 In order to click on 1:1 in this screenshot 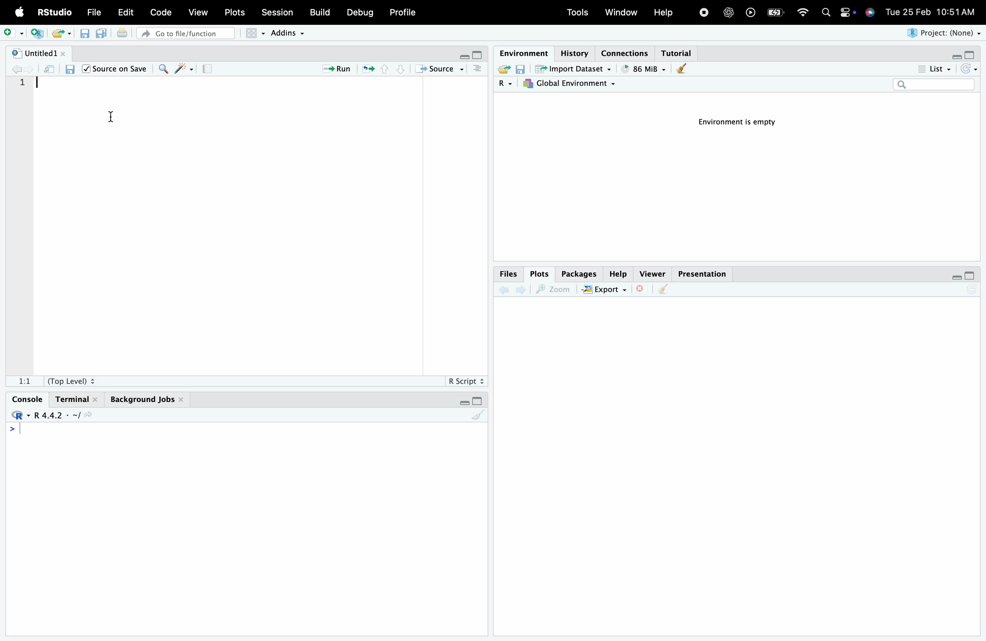, I will do `click(24, 380)`.